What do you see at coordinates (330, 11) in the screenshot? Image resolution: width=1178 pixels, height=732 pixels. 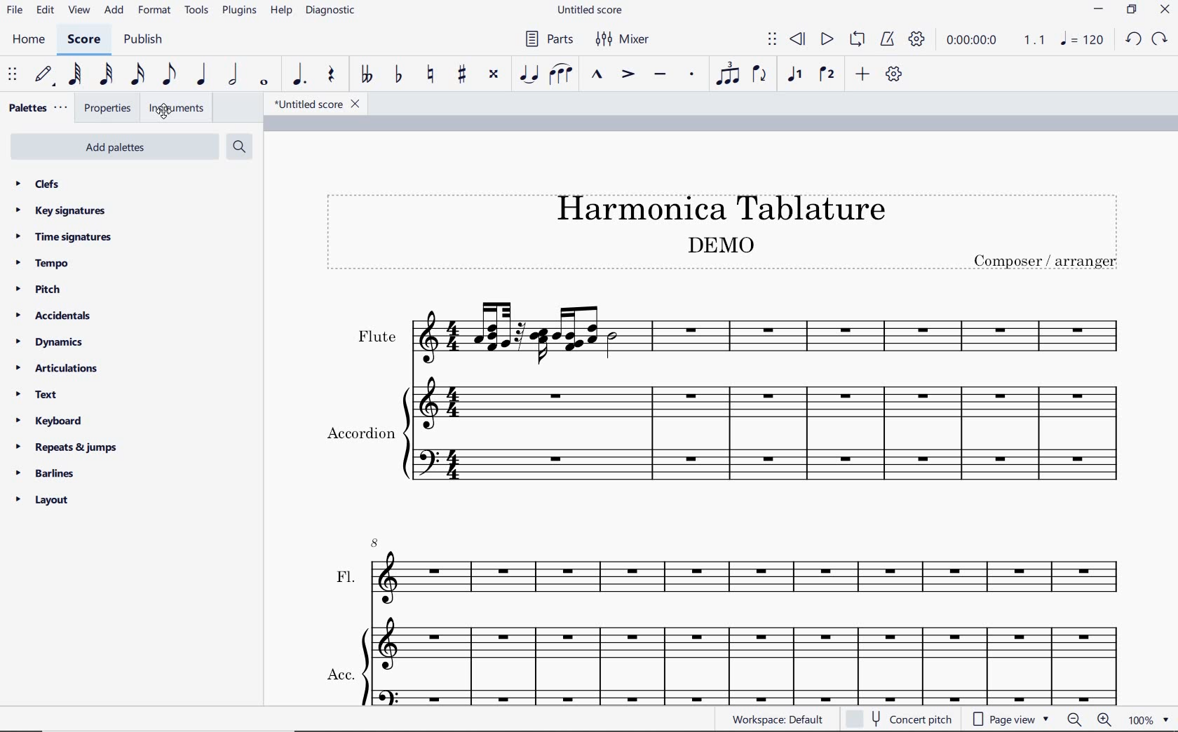 I see `diagnostic` at bounding box center [330, 11].